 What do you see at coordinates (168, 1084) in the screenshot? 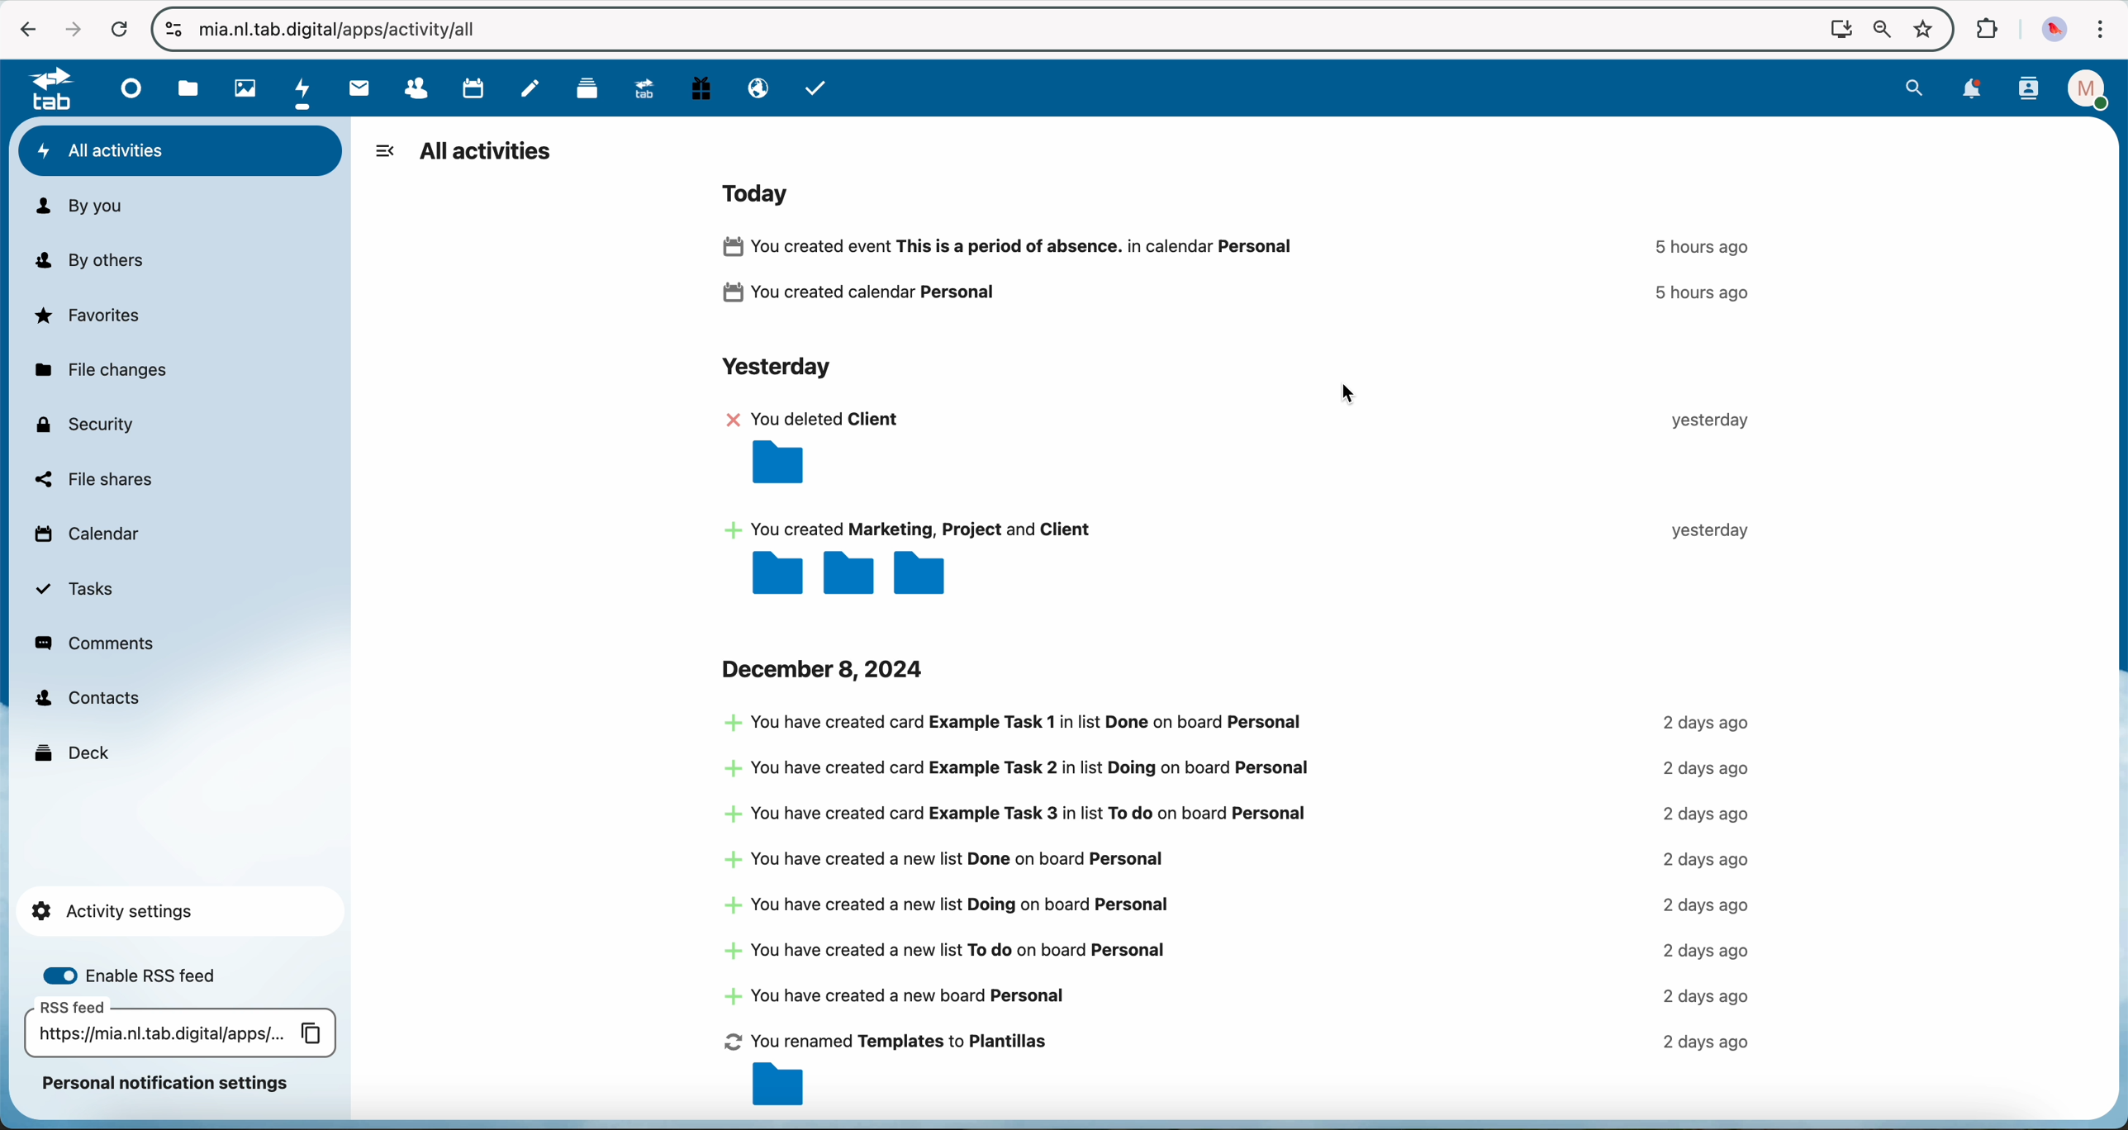
I see `personal notification settings` at bounding box center [168, 1084].